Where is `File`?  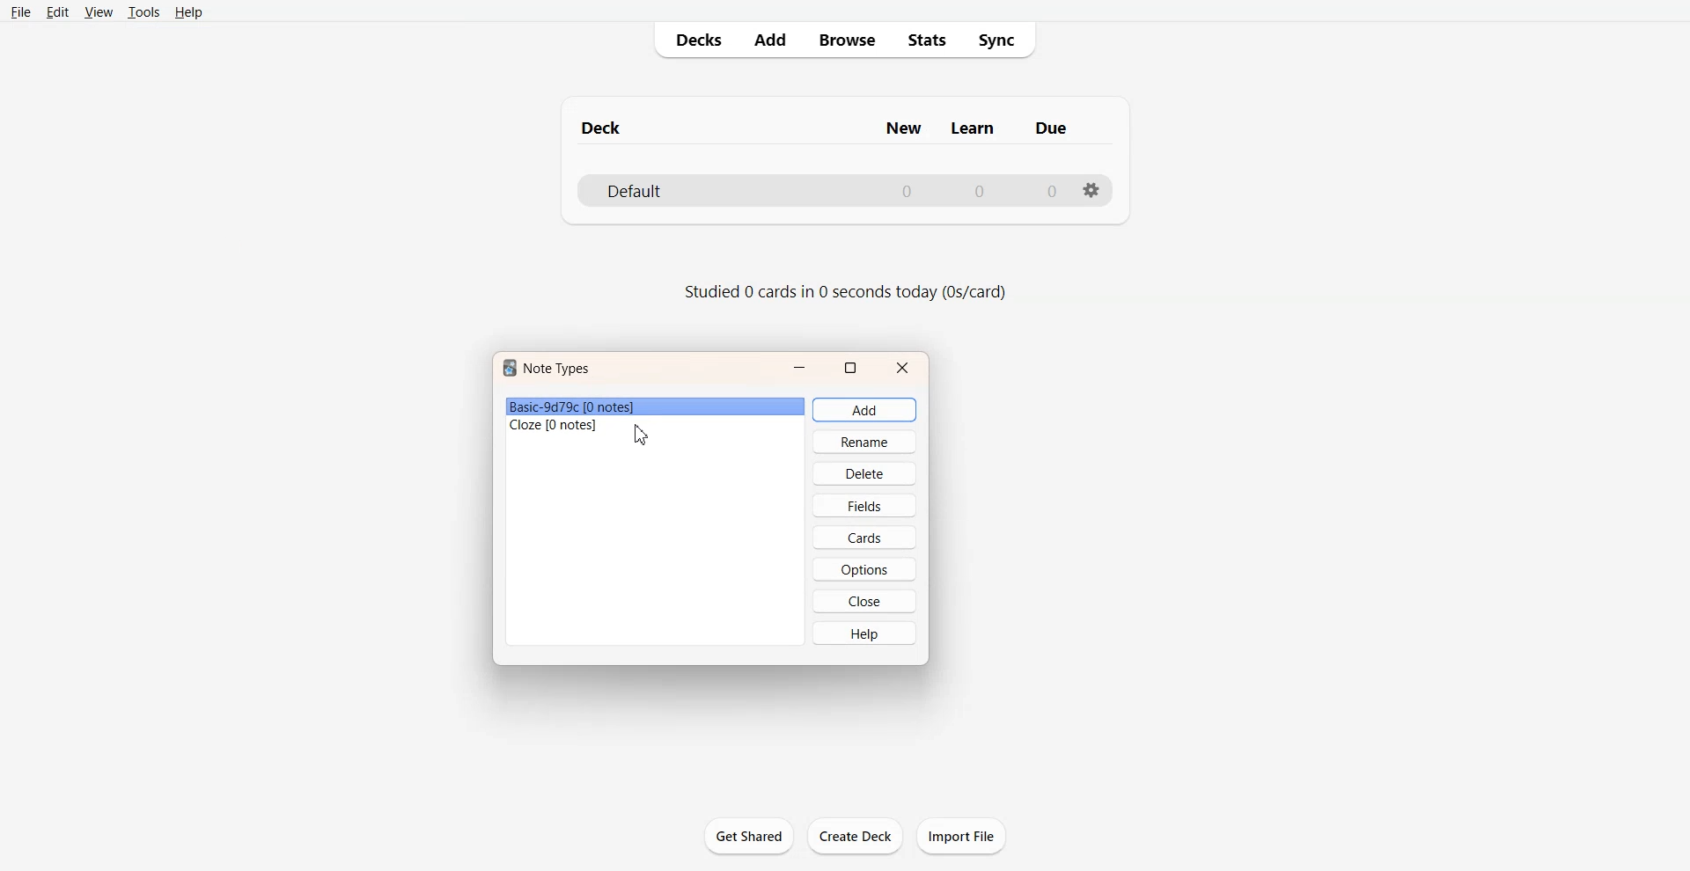
File is located at coordinates (656, 406).